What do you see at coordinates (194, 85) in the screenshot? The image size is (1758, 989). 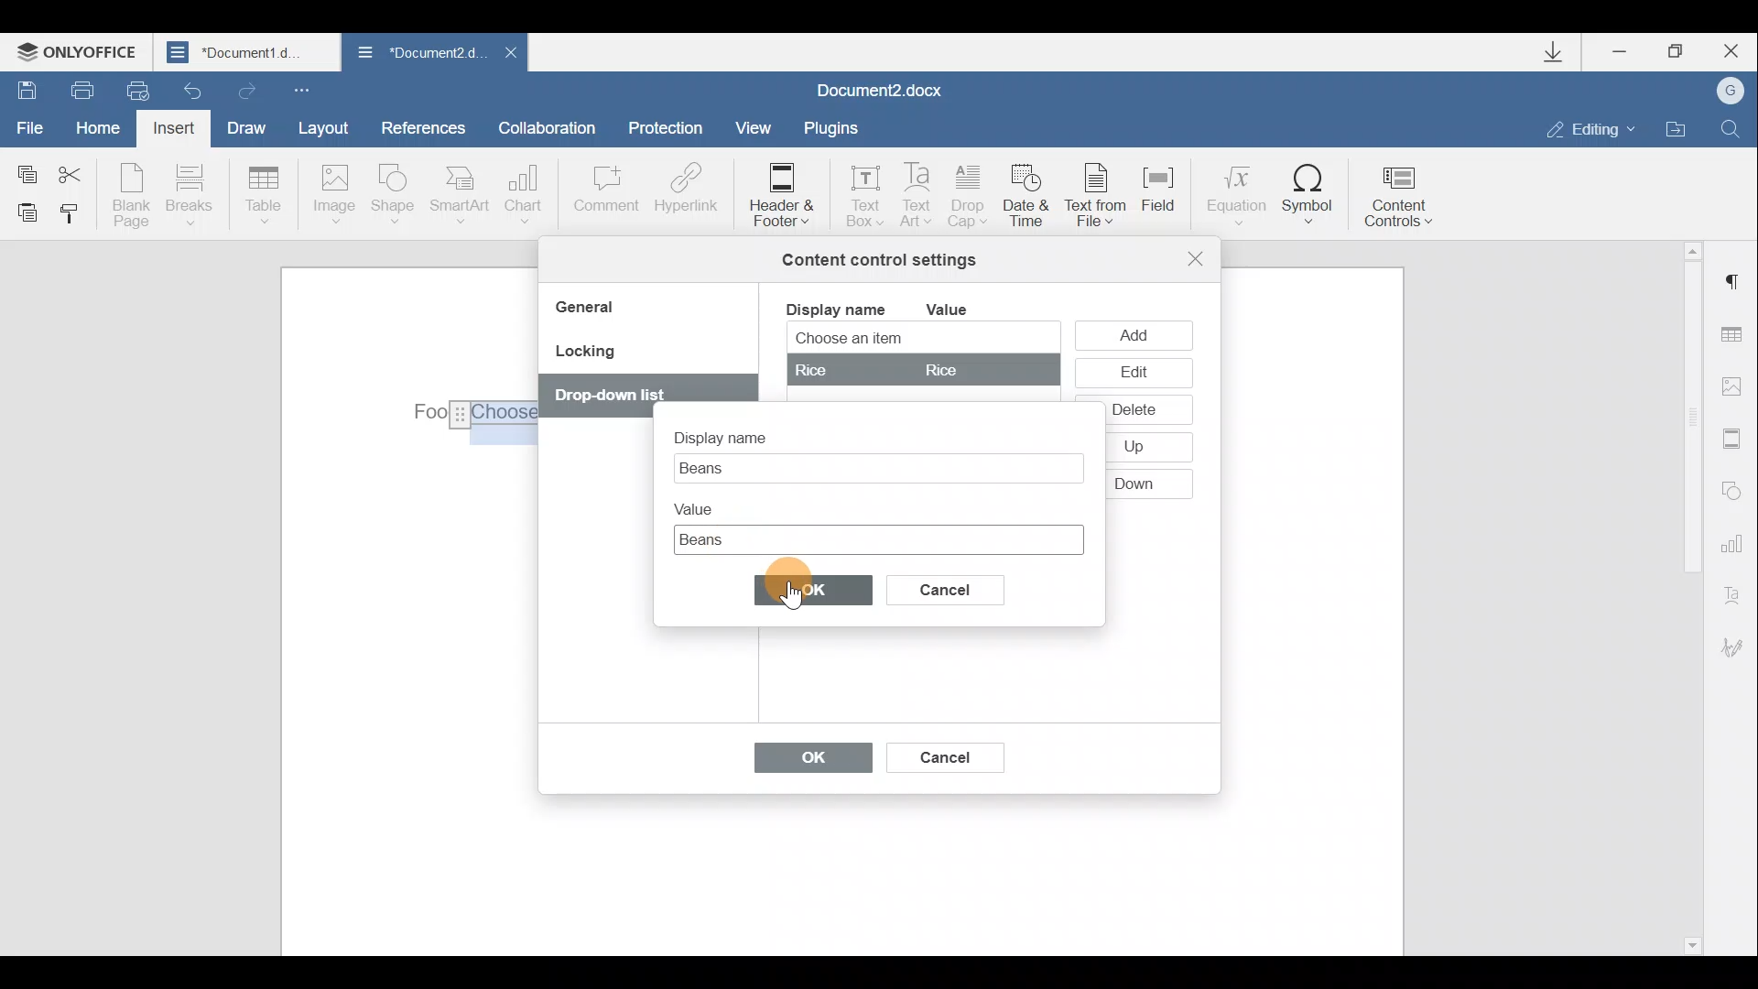 I see `Undo` at bounding box center [194, 85].